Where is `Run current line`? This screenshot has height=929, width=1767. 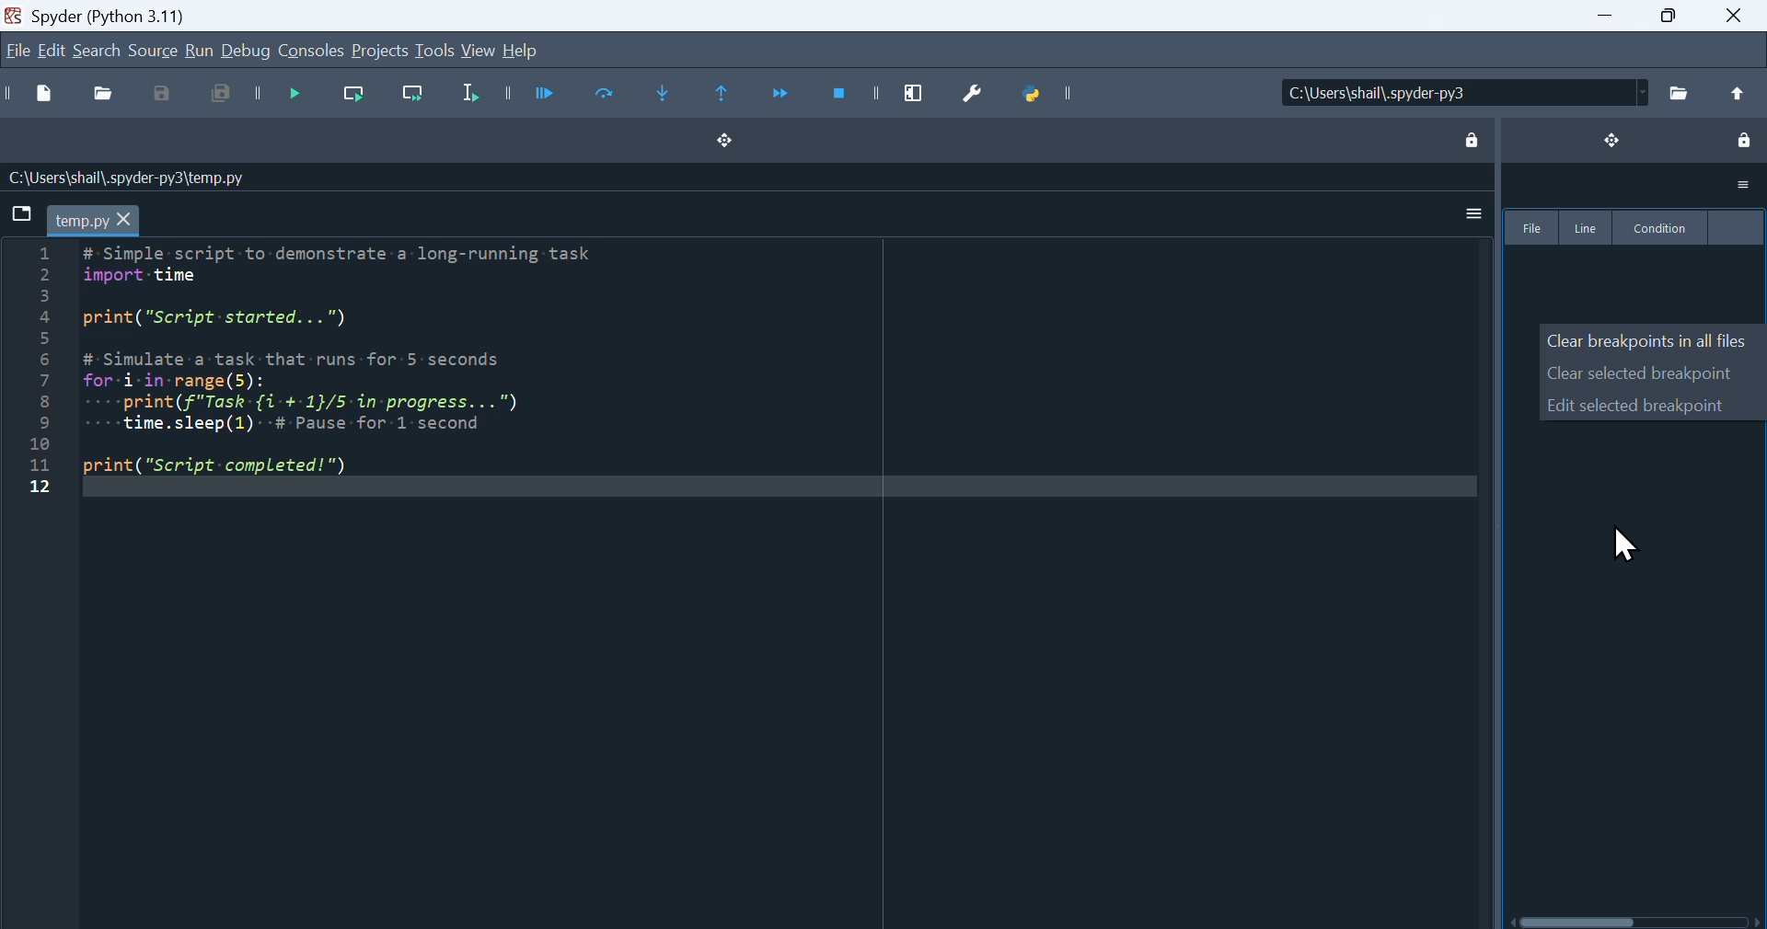
Run current line is located at coordinates (356, 95).